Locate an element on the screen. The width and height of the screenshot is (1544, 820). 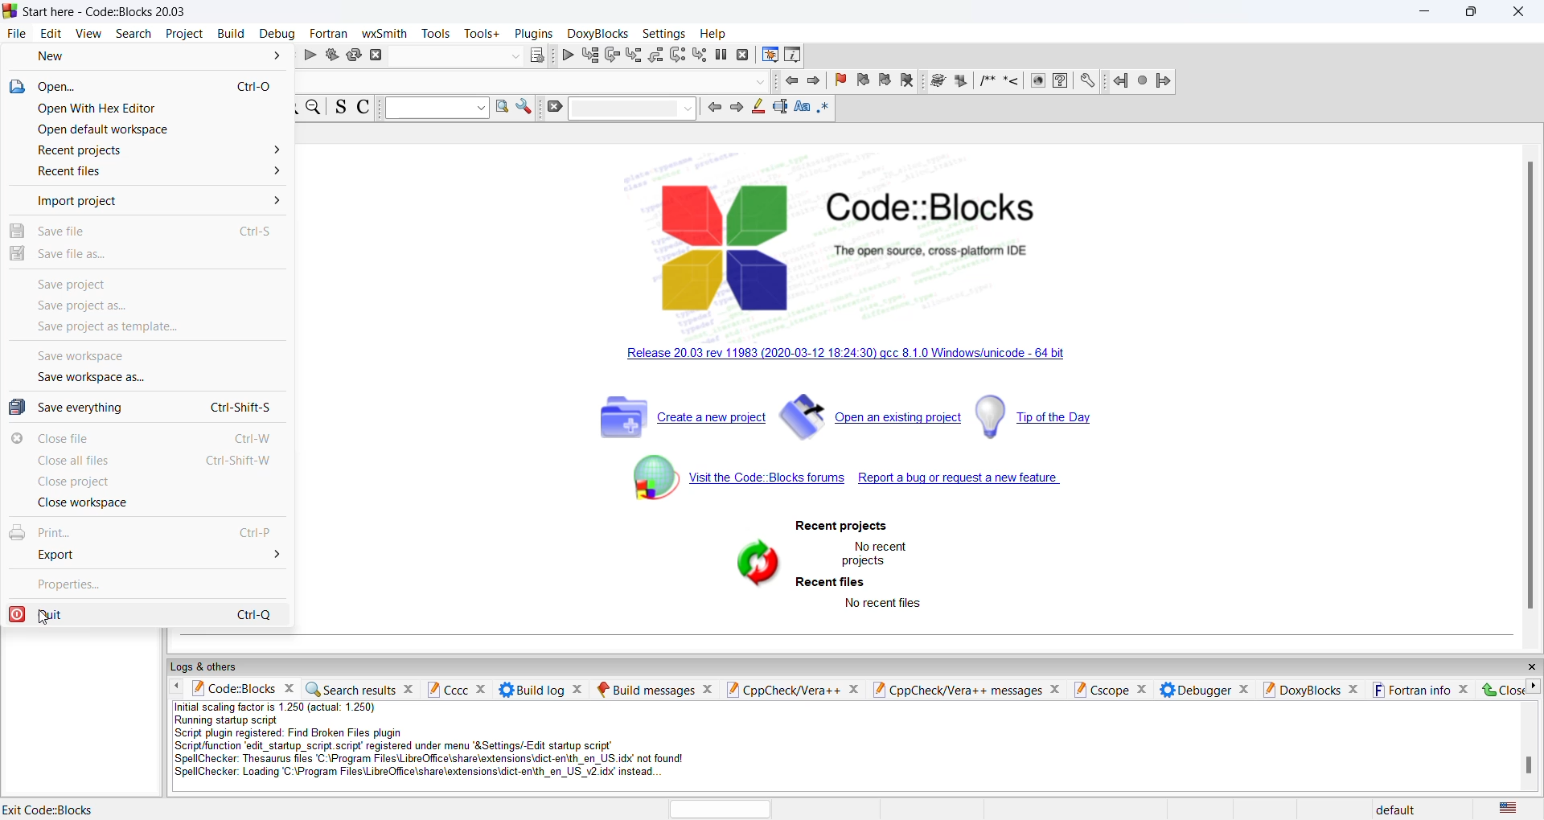
fortran is located at coordinates (326, 31).